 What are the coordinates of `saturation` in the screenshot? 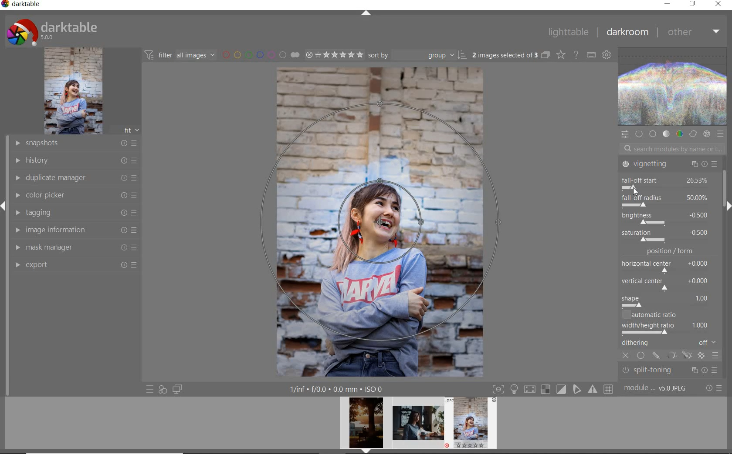 It's located at (667, 236).